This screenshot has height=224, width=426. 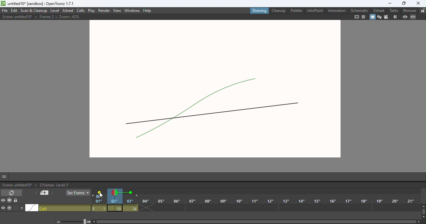 I want to click on Scene: untitled10* :: Frame: 2 :: Zoom: 42%, so click(x=41, y=17).